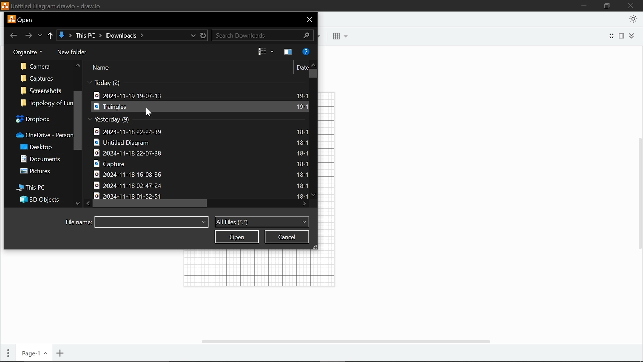  I want to click on Appearence, so click(632, 19).